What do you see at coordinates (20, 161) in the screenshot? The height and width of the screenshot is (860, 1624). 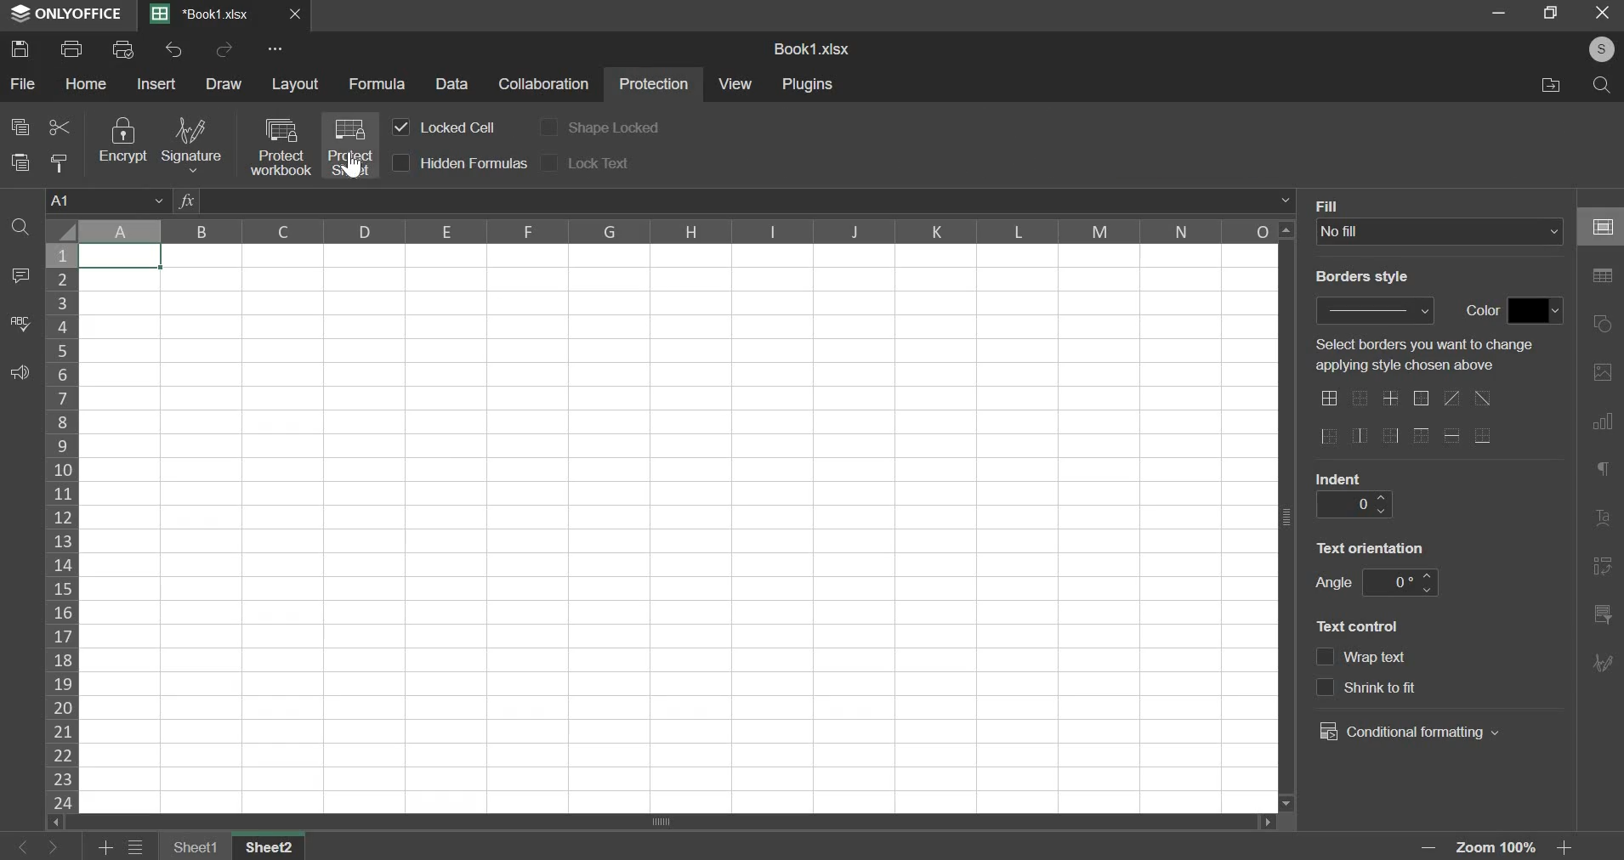 I see `paste` at bounding box center [20, 161].